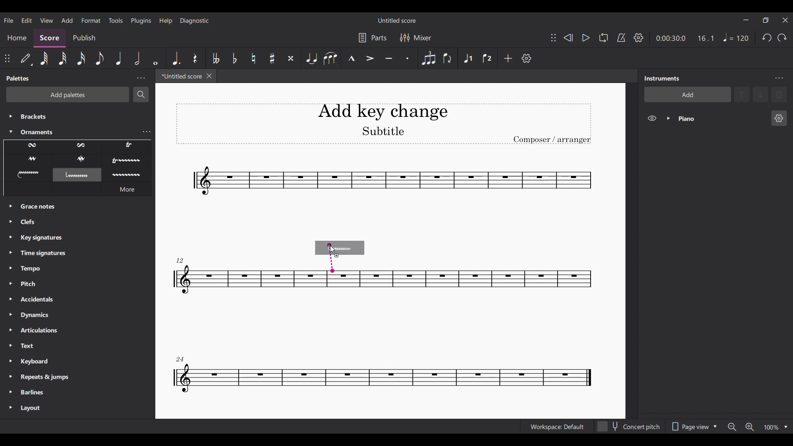  Describe the element at coordinates (7, 59) in the screenshot. I see `Change position of toolbar` at that location.